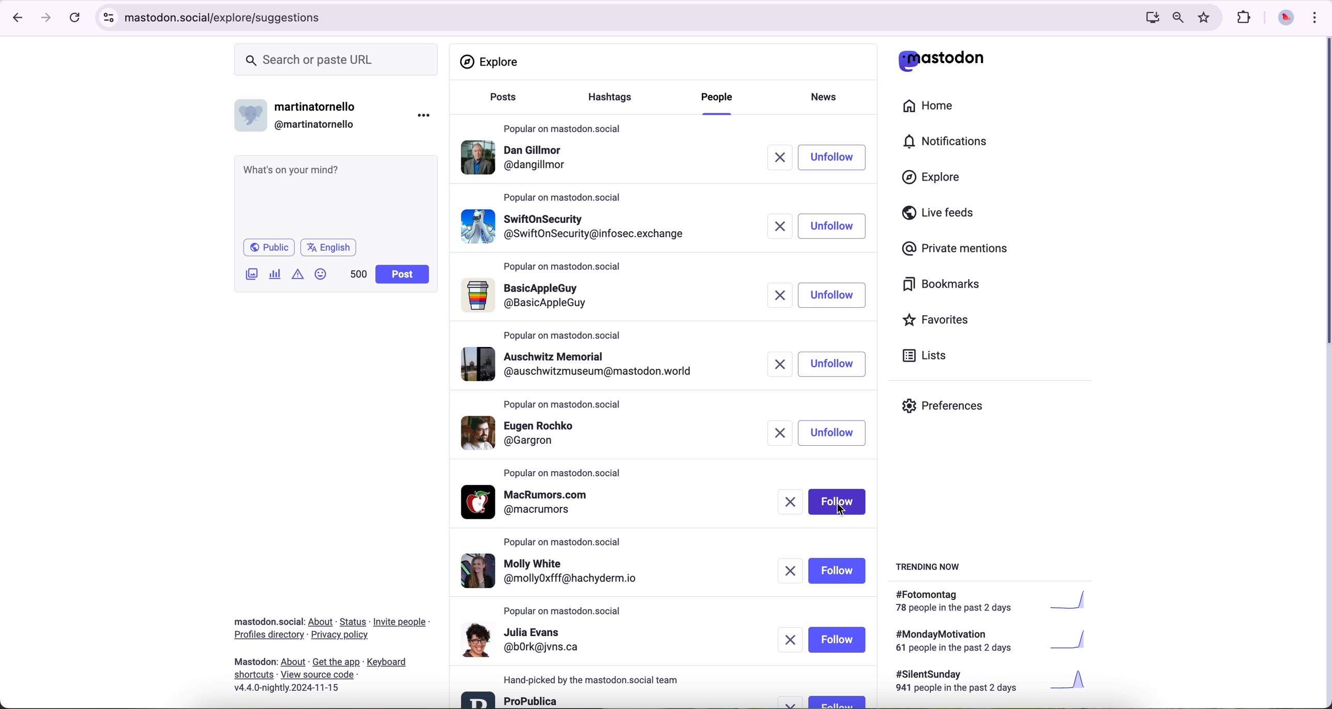 The width and height of the screenshot is (1332, 709). I want to click on profile, so click(583, 364).